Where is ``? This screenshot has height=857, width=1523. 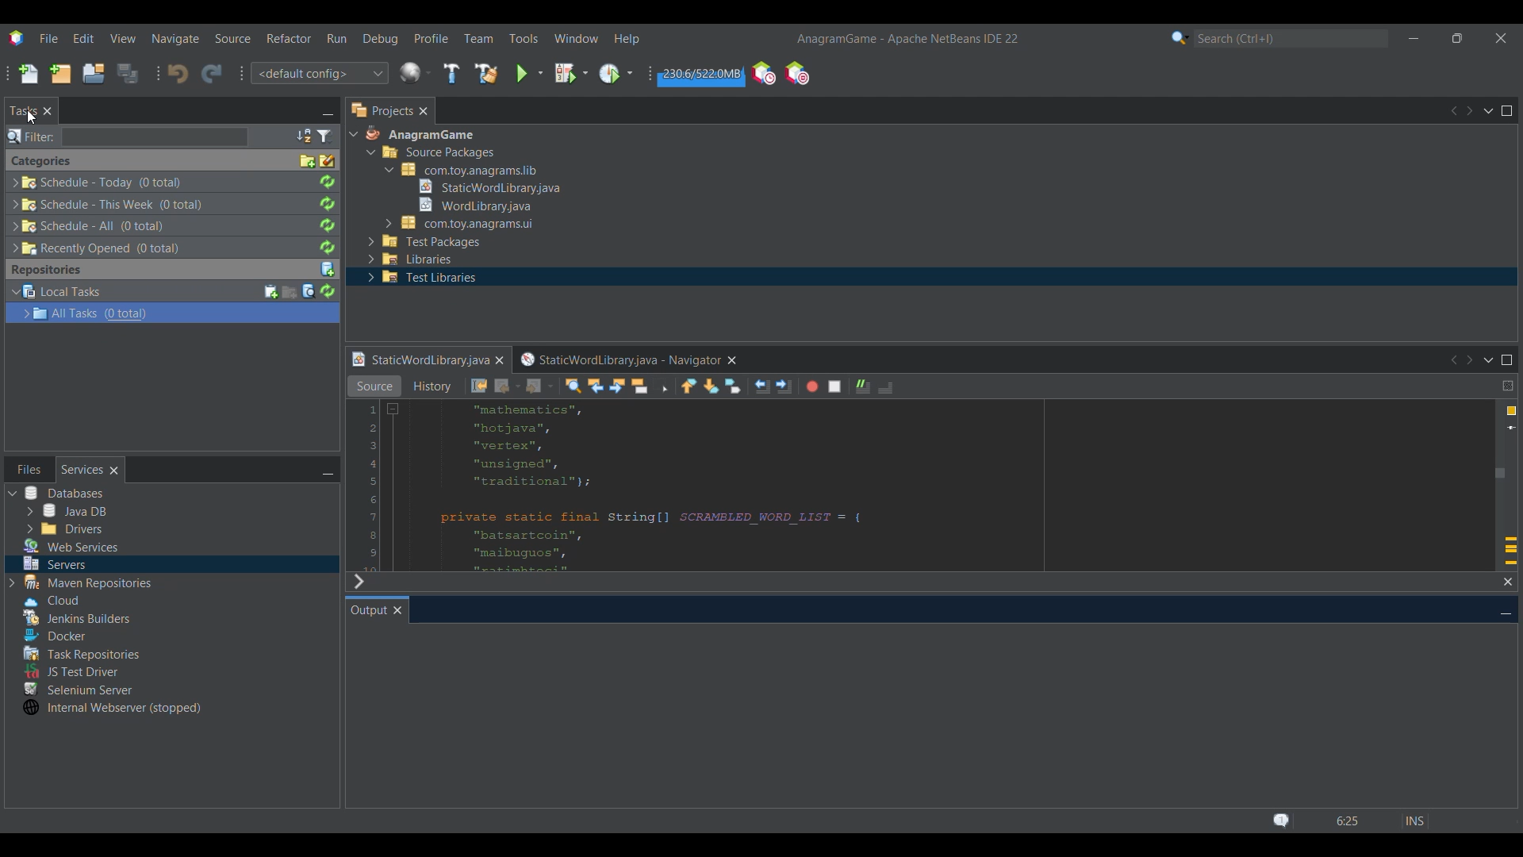
 is located at coordinates (482, 186).